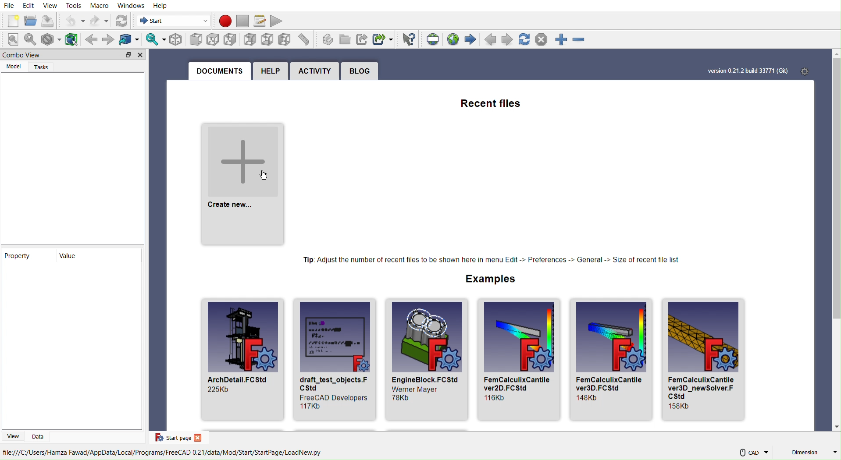 The height and width of the screenshot is (460, 841). Describe the element at coordinates (196, 39) in the screenshot. I see `Front view` at that location.